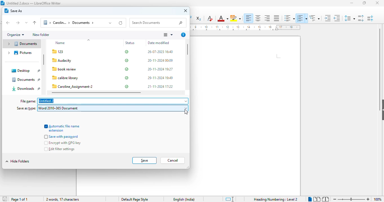 The image size is (384, 202). I want to click on 2 words, 17 characters, so click(63, 199).